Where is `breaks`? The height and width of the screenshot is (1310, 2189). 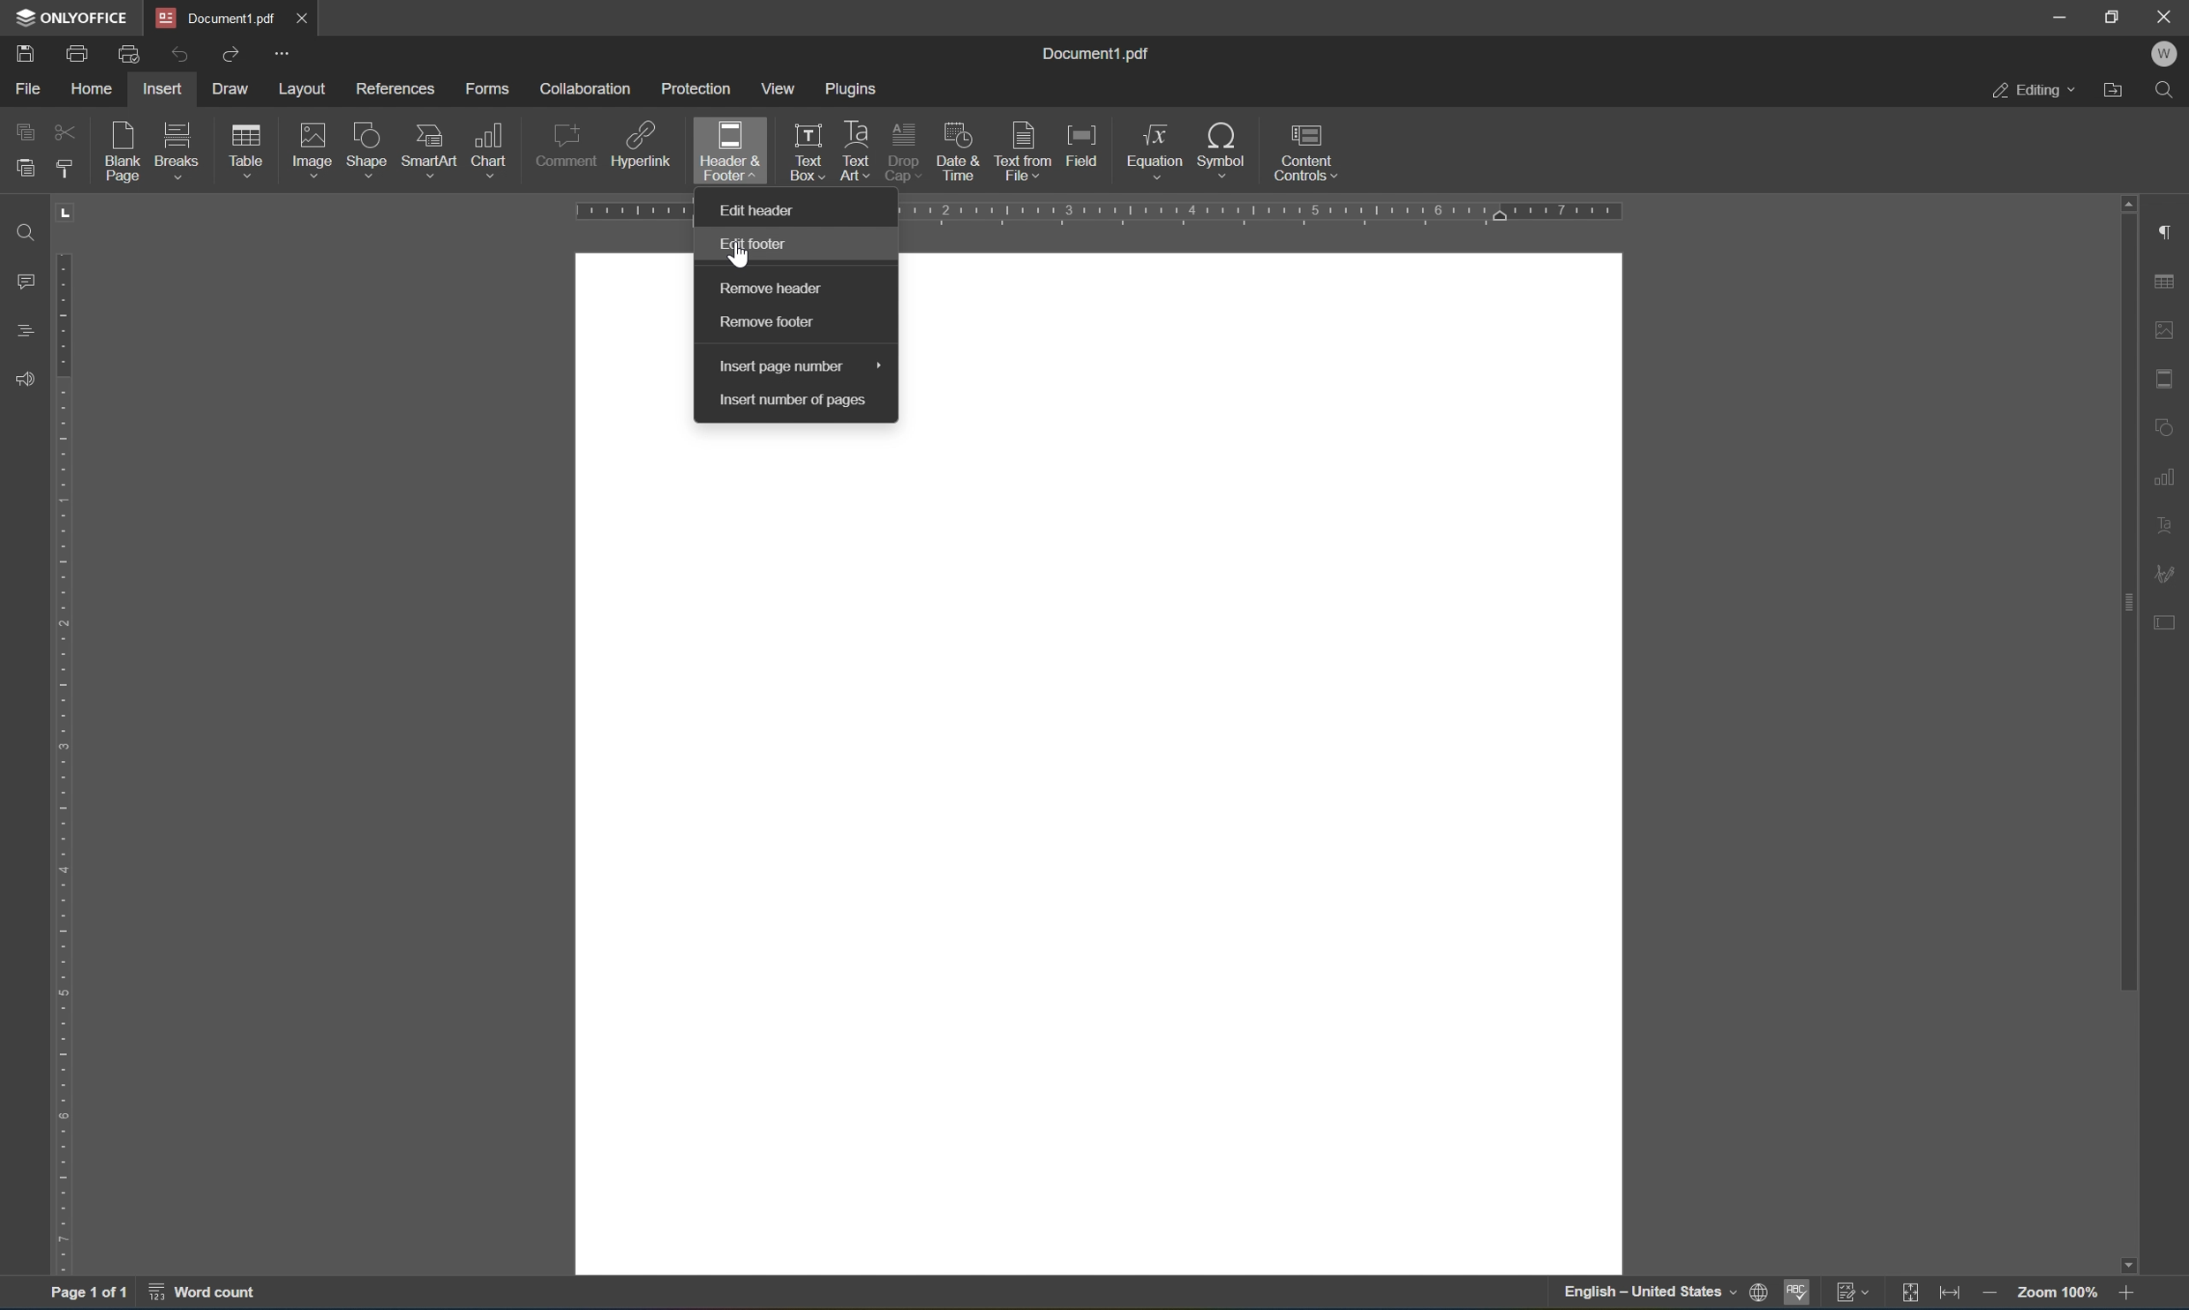 breaks is located at coordinates (179, 152).